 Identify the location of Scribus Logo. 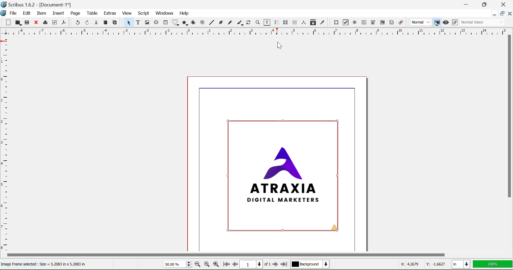
(3, 13).